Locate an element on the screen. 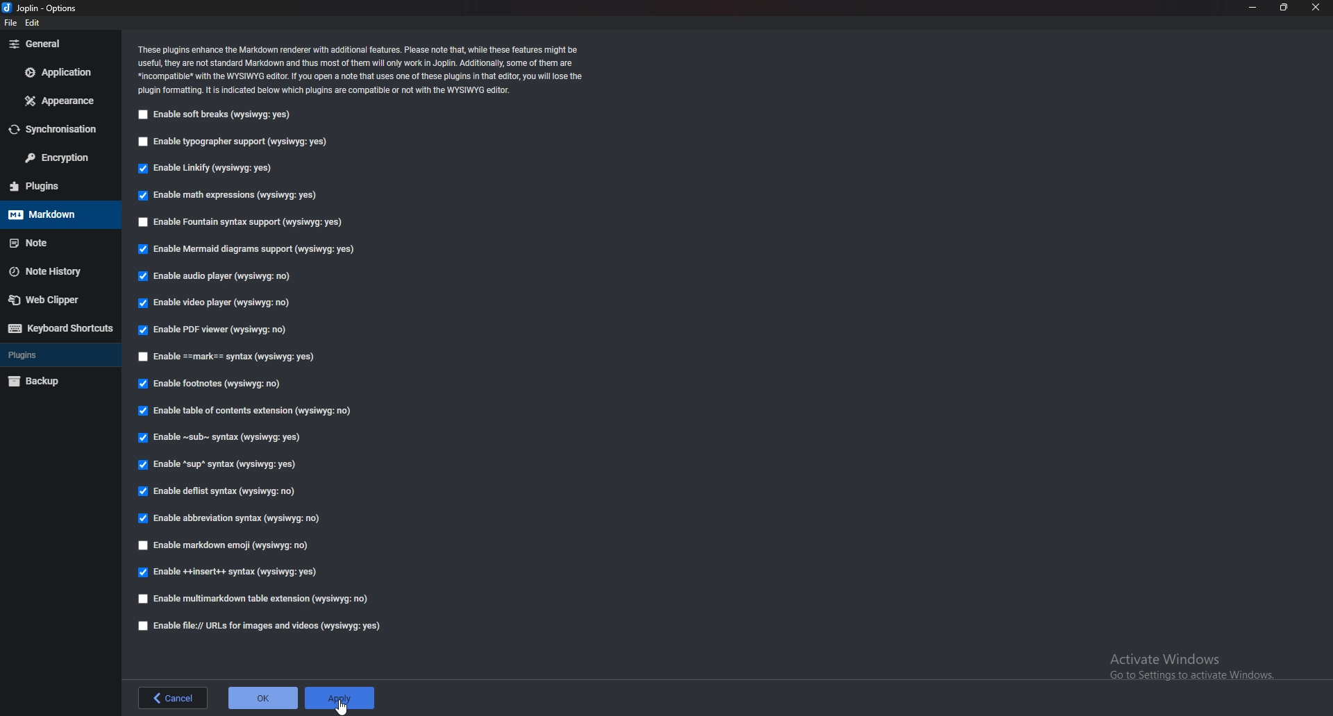 The width and height of the screenshot is (1333, 716). Enable sub syntax is located at coordinates (221, 437).